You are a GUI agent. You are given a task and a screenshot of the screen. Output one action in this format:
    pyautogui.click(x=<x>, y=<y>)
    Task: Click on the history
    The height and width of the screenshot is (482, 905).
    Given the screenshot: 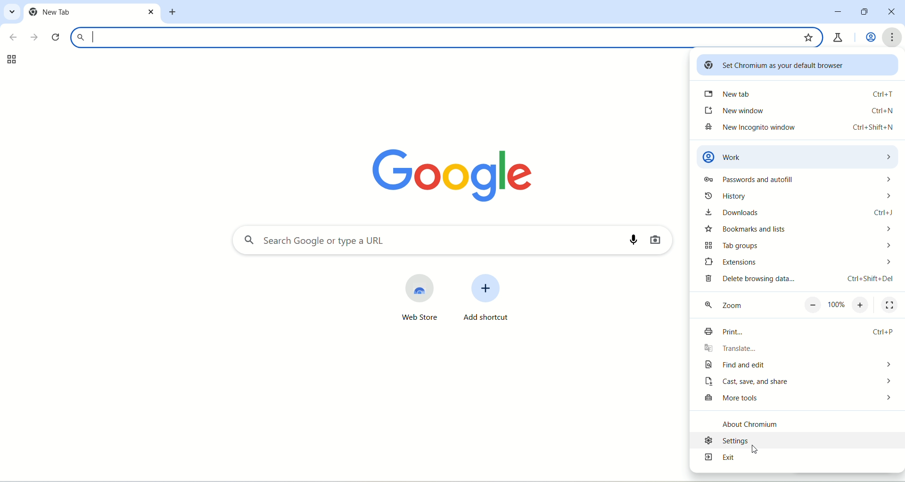 What is the action you would take?
    pyautogui.click(x=799, y=198)
    